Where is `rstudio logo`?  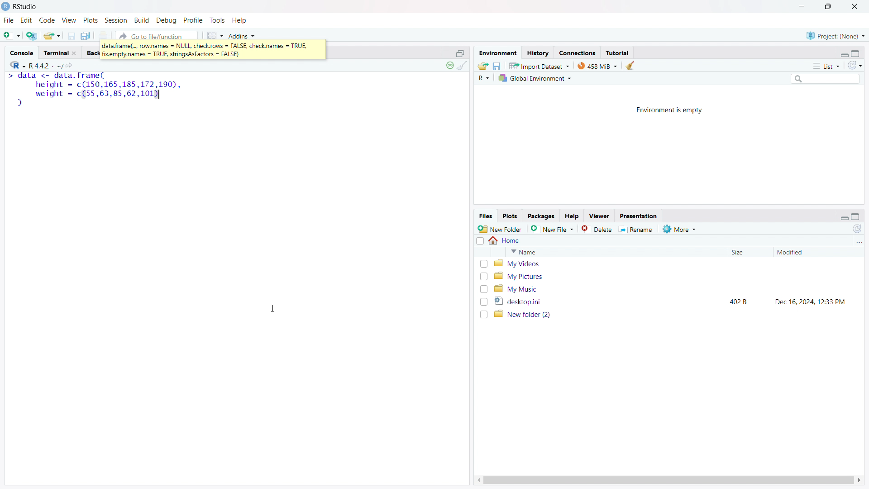
rstudio logo is located at coordinates (5, 6).